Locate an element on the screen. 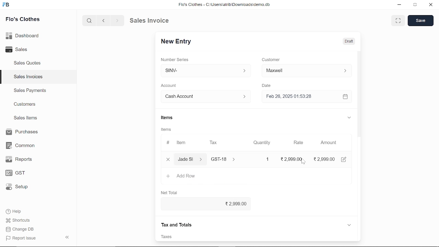  minimize is located at coordinates (400, 5).